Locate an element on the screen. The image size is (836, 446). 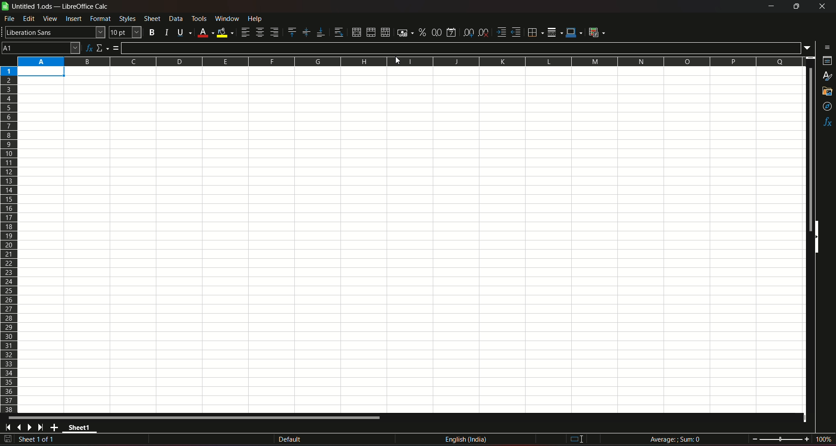
tools is located at coordinates (199, 18).